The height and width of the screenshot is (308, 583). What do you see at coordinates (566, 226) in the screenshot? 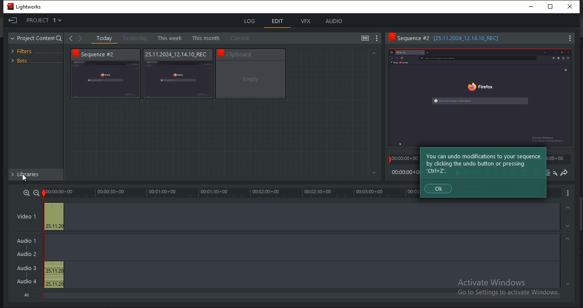
I see `timeline navigation up arrow` at bounding box center [566, 226].